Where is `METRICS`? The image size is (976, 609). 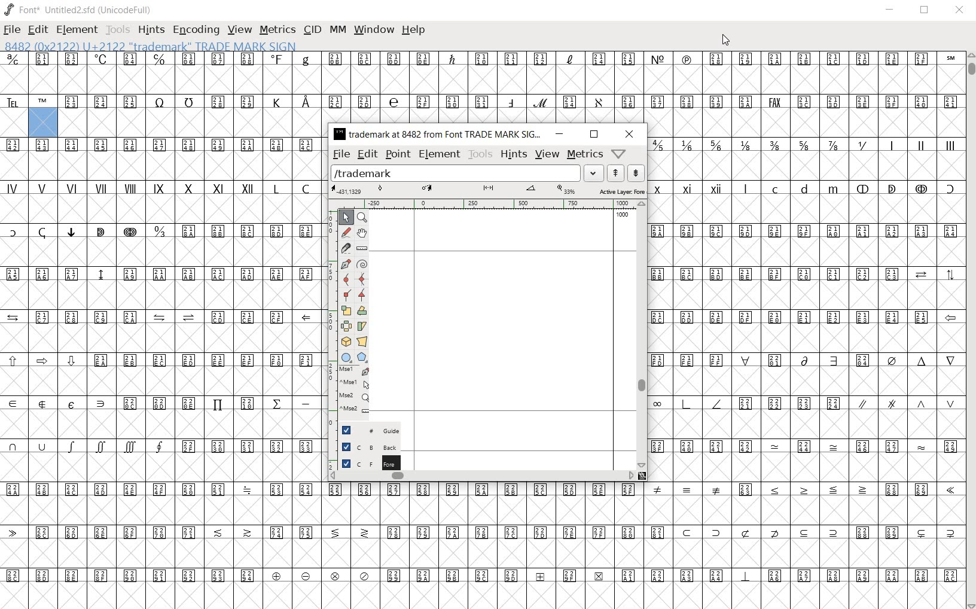 METRICS is located at coordinates (277, 31).